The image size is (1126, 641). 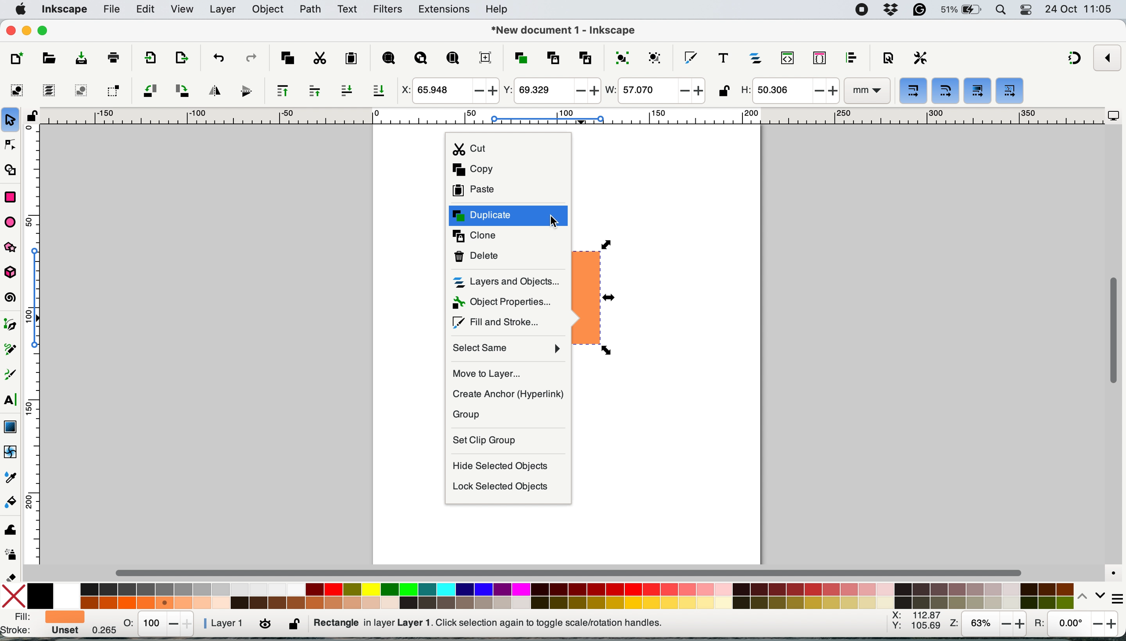 What do you see at coordinates (16, 595) in the screenshot?
I see `no fill` at bounding box center [16, 595].